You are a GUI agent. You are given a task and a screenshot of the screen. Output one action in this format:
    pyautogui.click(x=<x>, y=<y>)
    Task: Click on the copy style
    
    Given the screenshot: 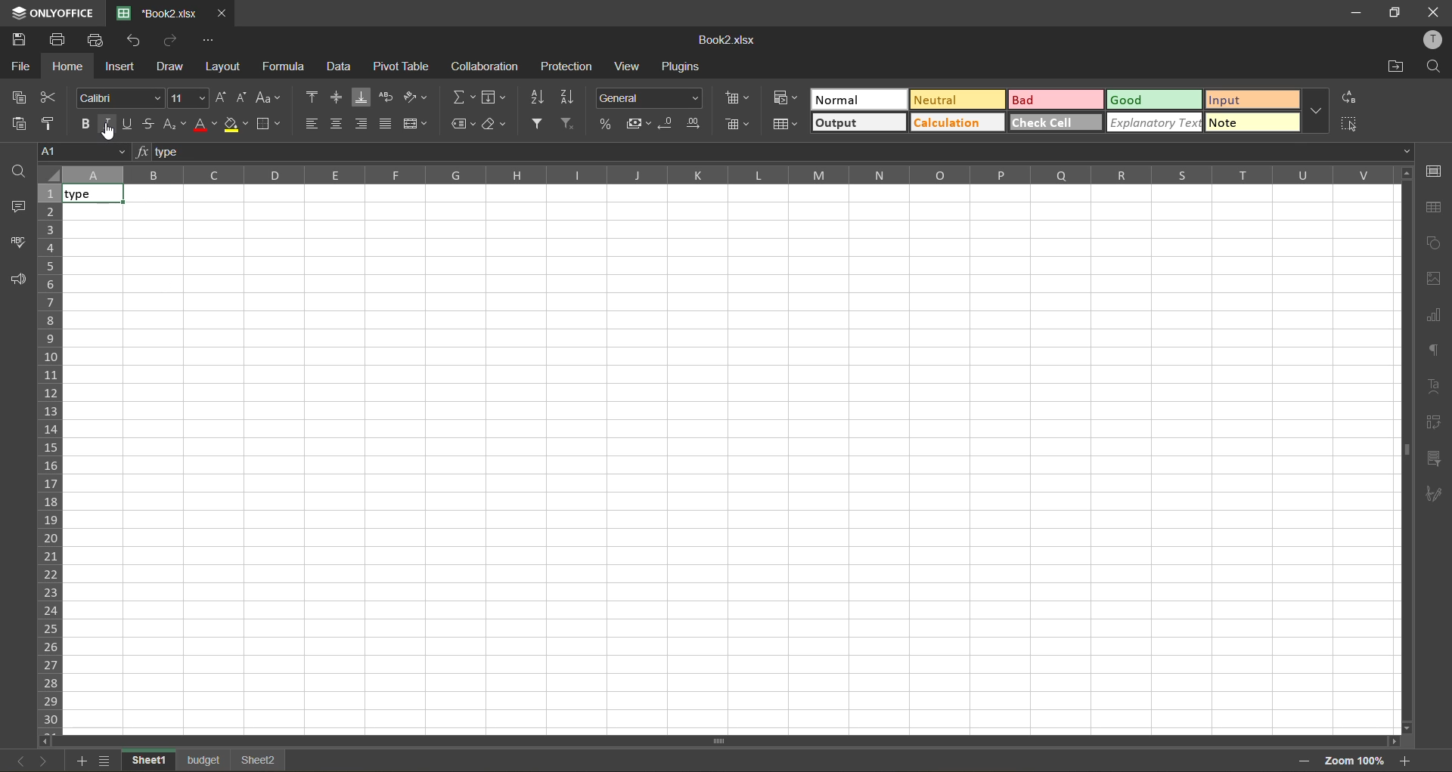 What is the action you would take?
    pyautogui.click(x=51, y=121)
    